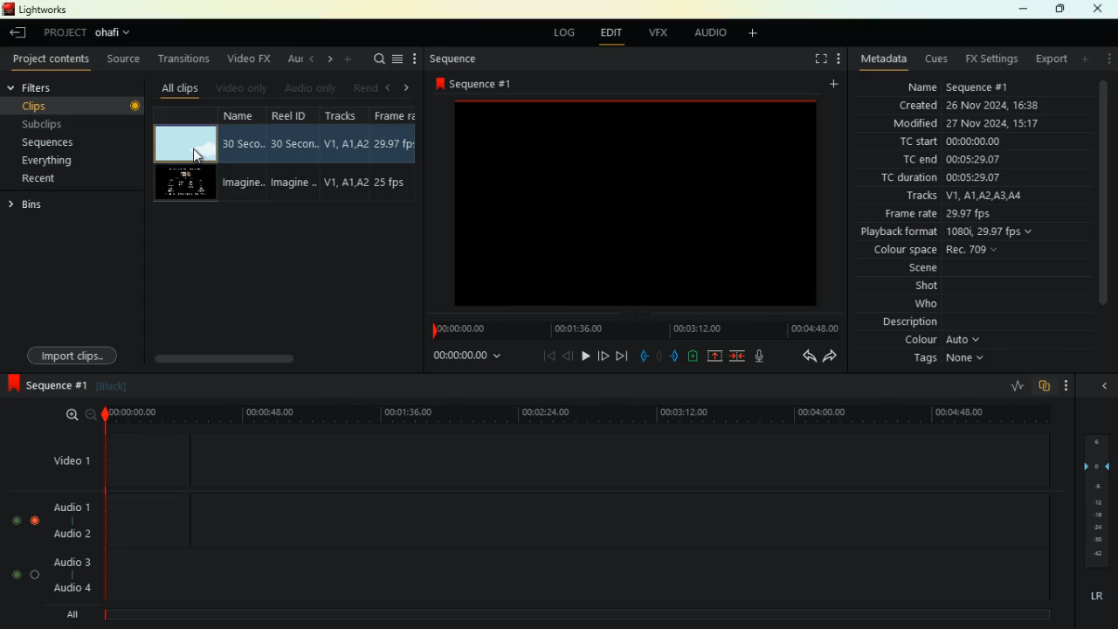  Describe the element at coordinates (1103, 201) in the screenshot. I see `scroll` at that location.